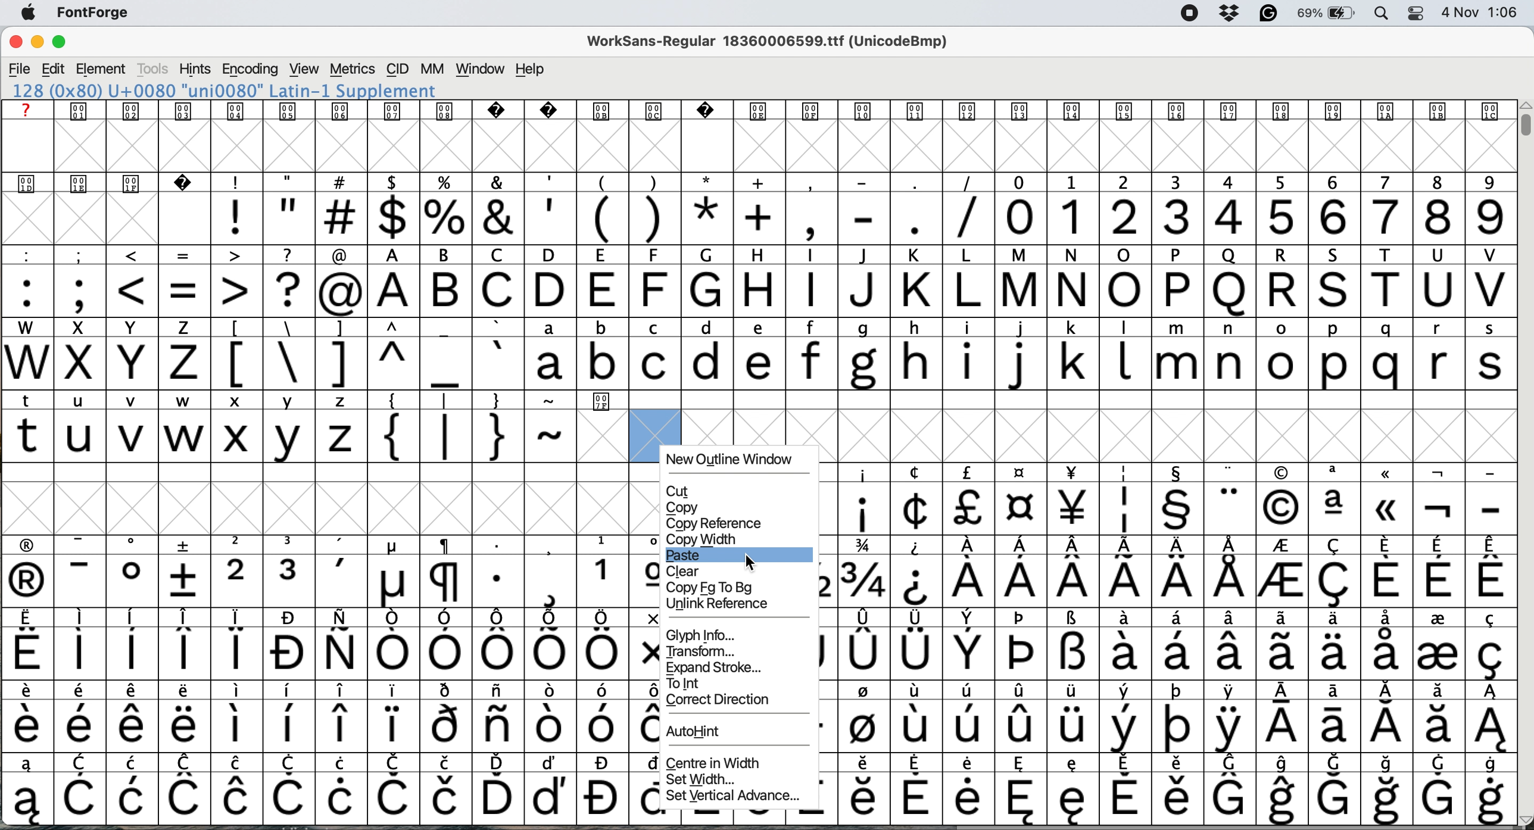 The image size is (1534, 830). I want to click on special characters, so click(363, 363).